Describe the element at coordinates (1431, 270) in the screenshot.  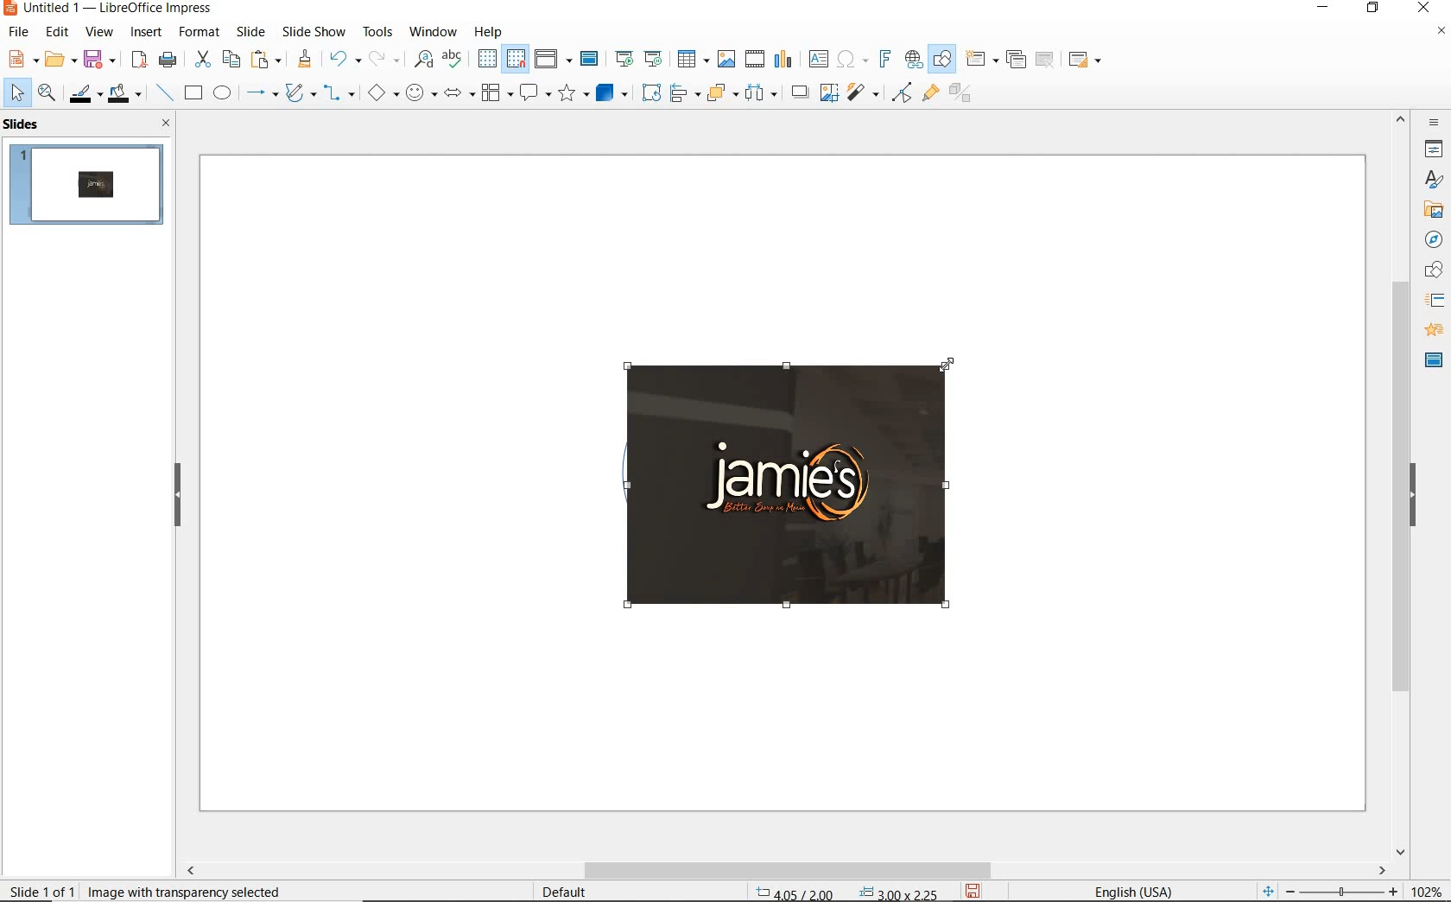
I see `shapes` at that location.